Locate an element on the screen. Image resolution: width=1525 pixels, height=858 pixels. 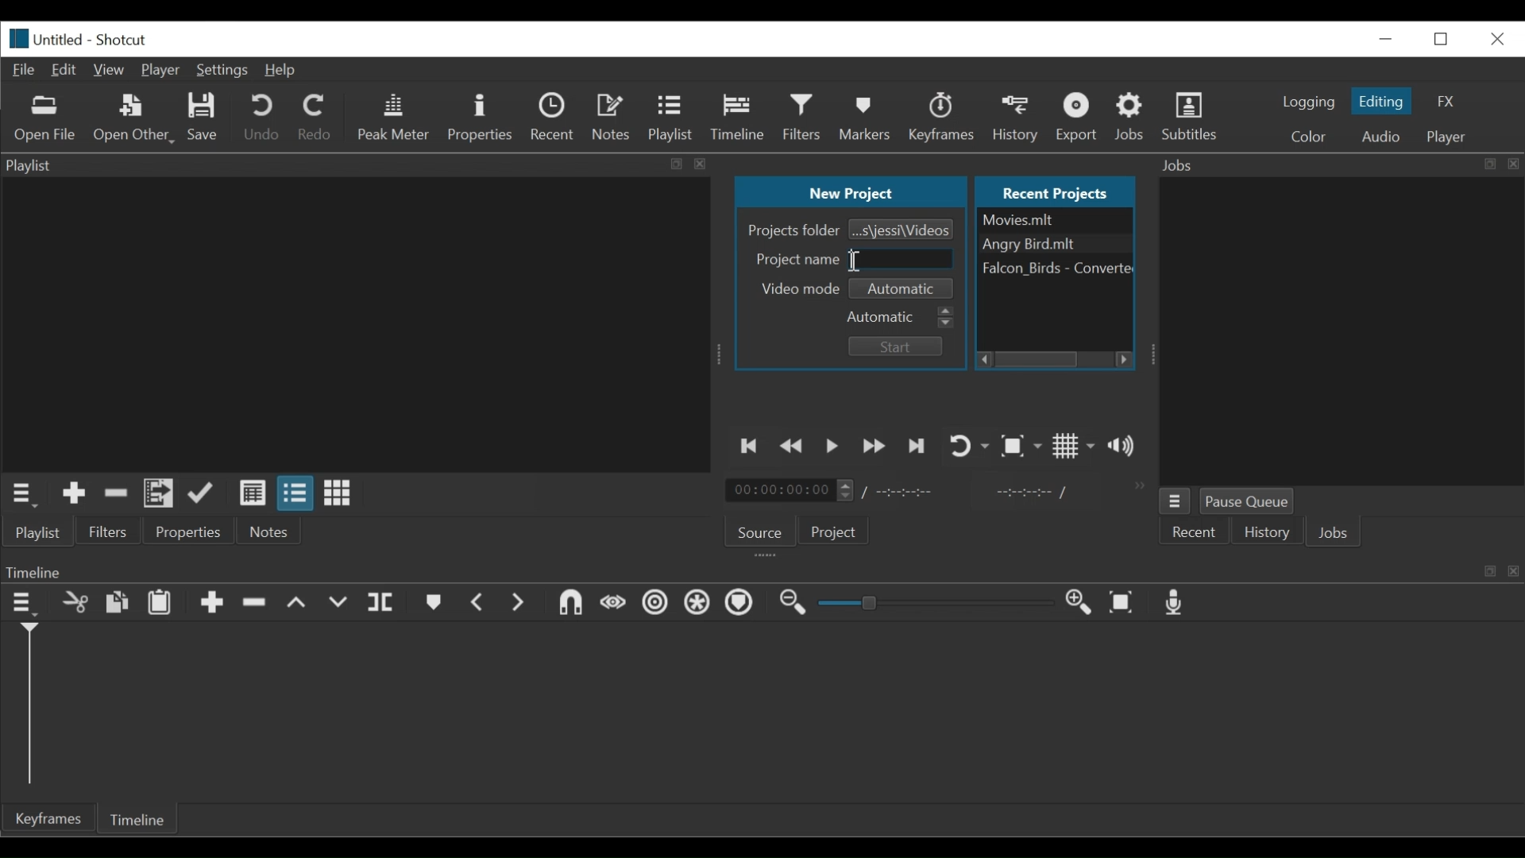
Select Video mode is located at coordinates (904, 288).